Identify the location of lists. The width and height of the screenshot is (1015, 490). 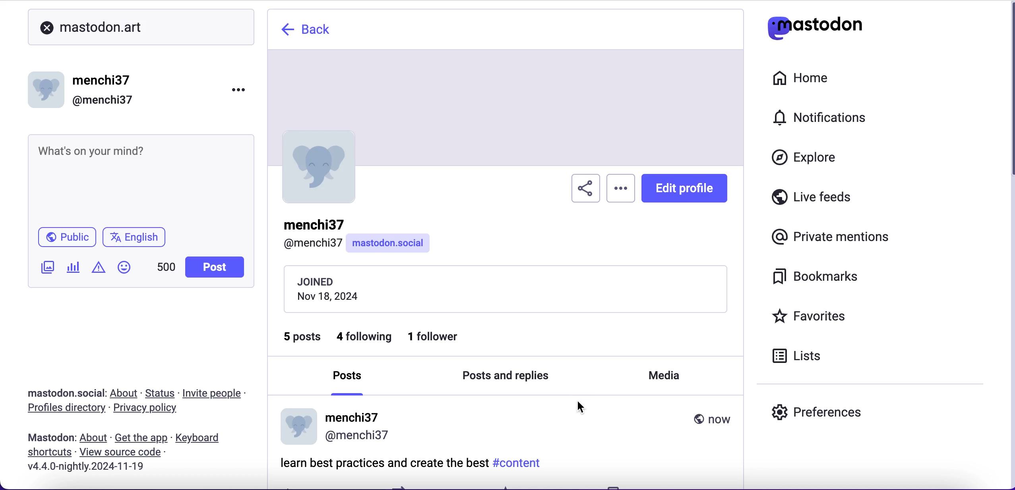
(803, 358).